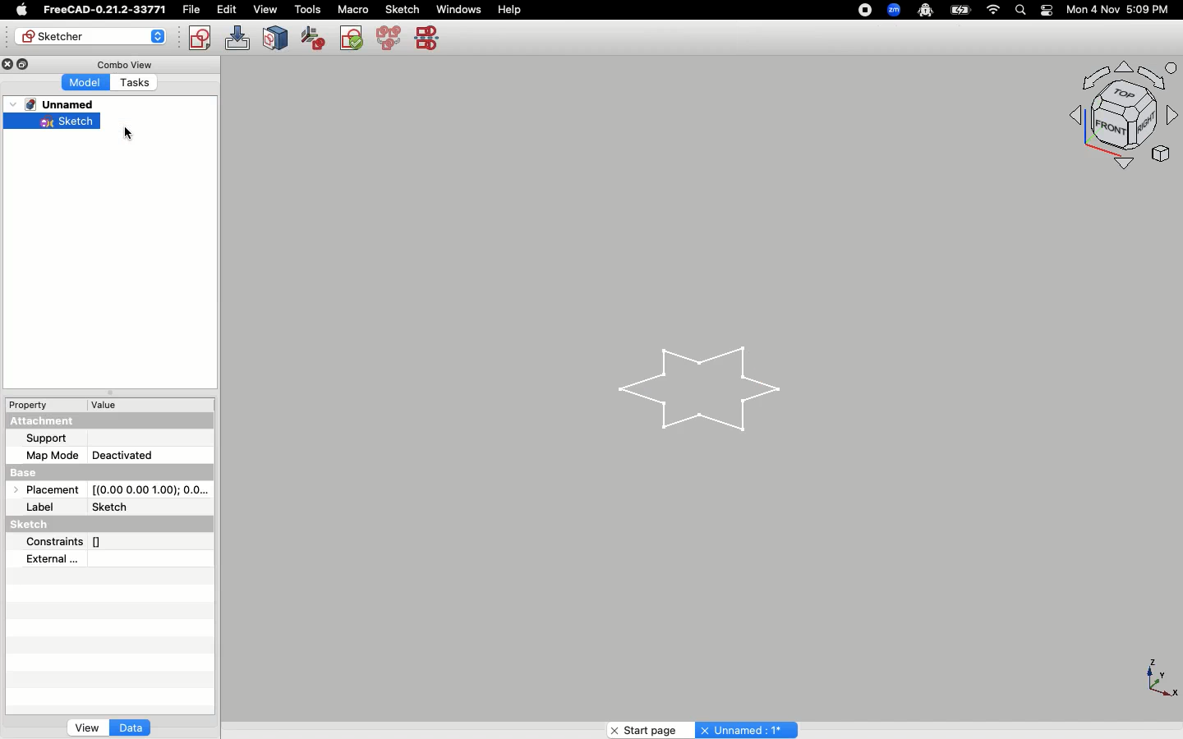  Describe the element at coordinates (430, 39) in the screenshot. I see `Convert to construction geometry` at that location.